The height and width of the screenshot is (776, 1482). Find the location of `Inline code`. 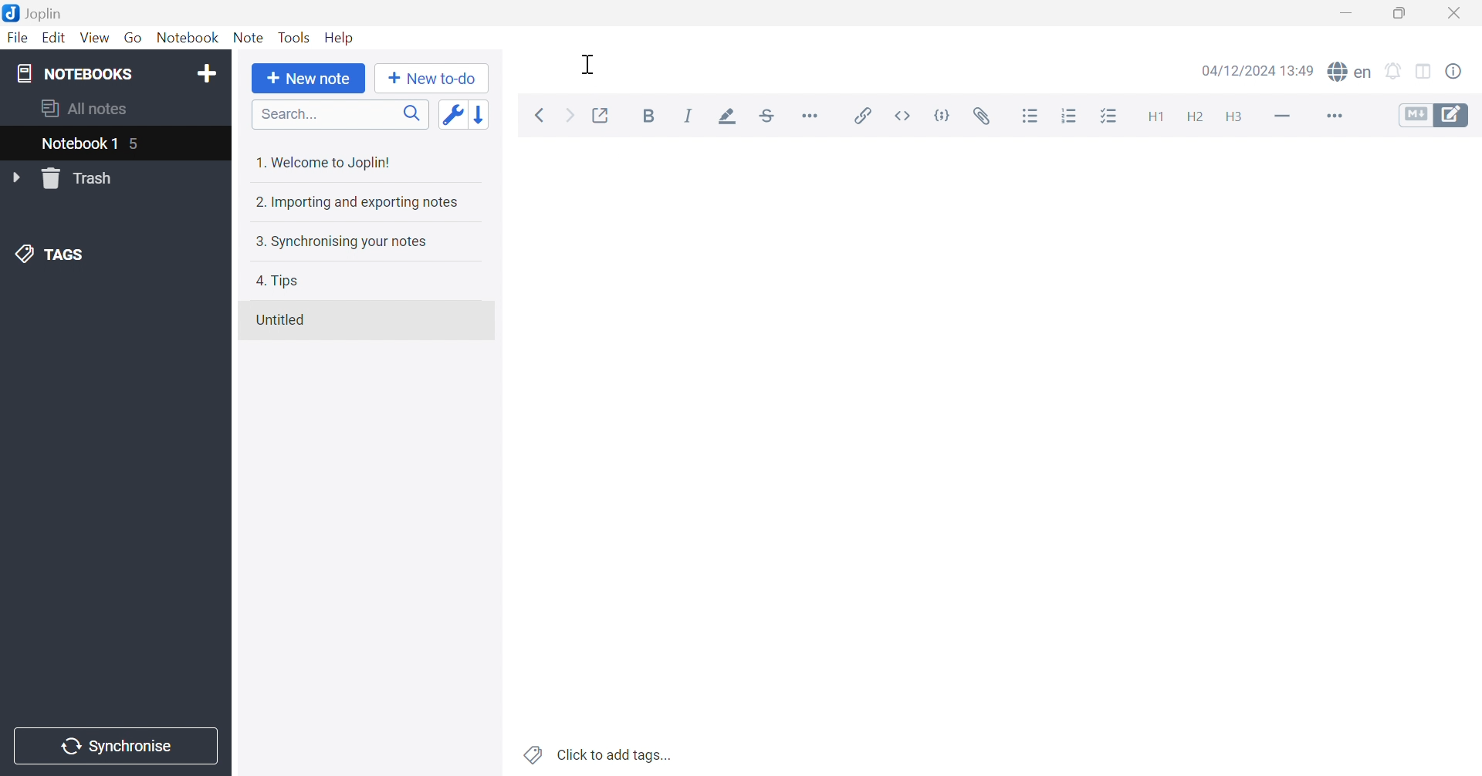

Inline code is located at coordinates (906, 114).